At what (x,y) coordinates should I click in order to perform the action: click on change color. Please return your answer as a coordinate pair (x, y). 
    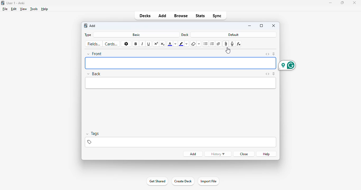
    Looking at the image, I should click on (175, 44).